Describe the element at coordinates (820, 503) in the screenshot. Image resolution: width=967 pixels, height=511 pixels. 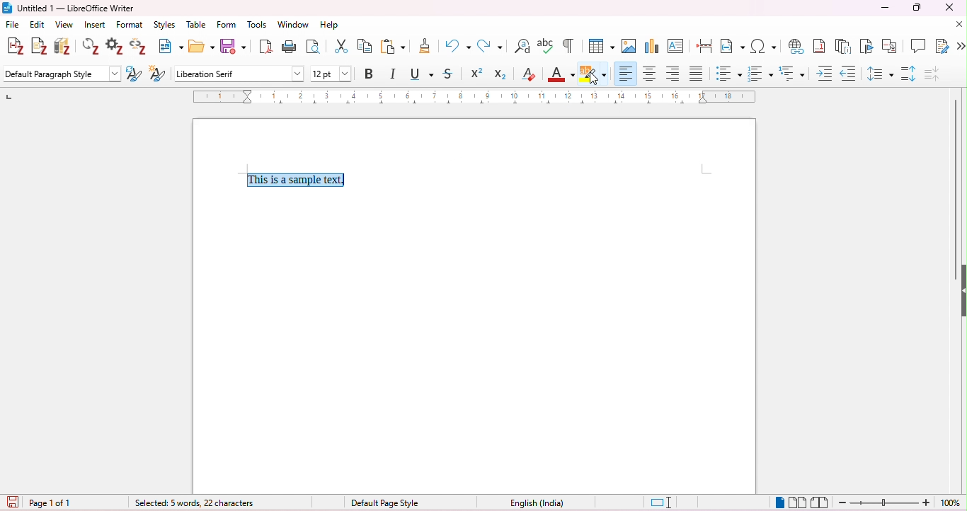
I see `book view` at that location.